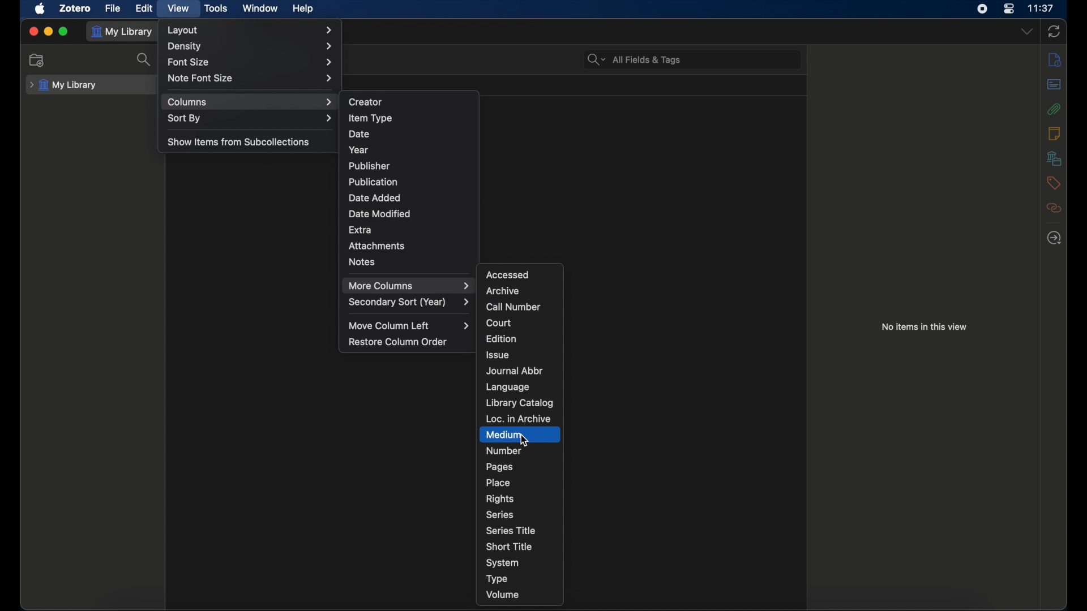  What do you see at coordinates (216, 8) in the screenshot?
I see `tools` at bounding box center [216, 8].